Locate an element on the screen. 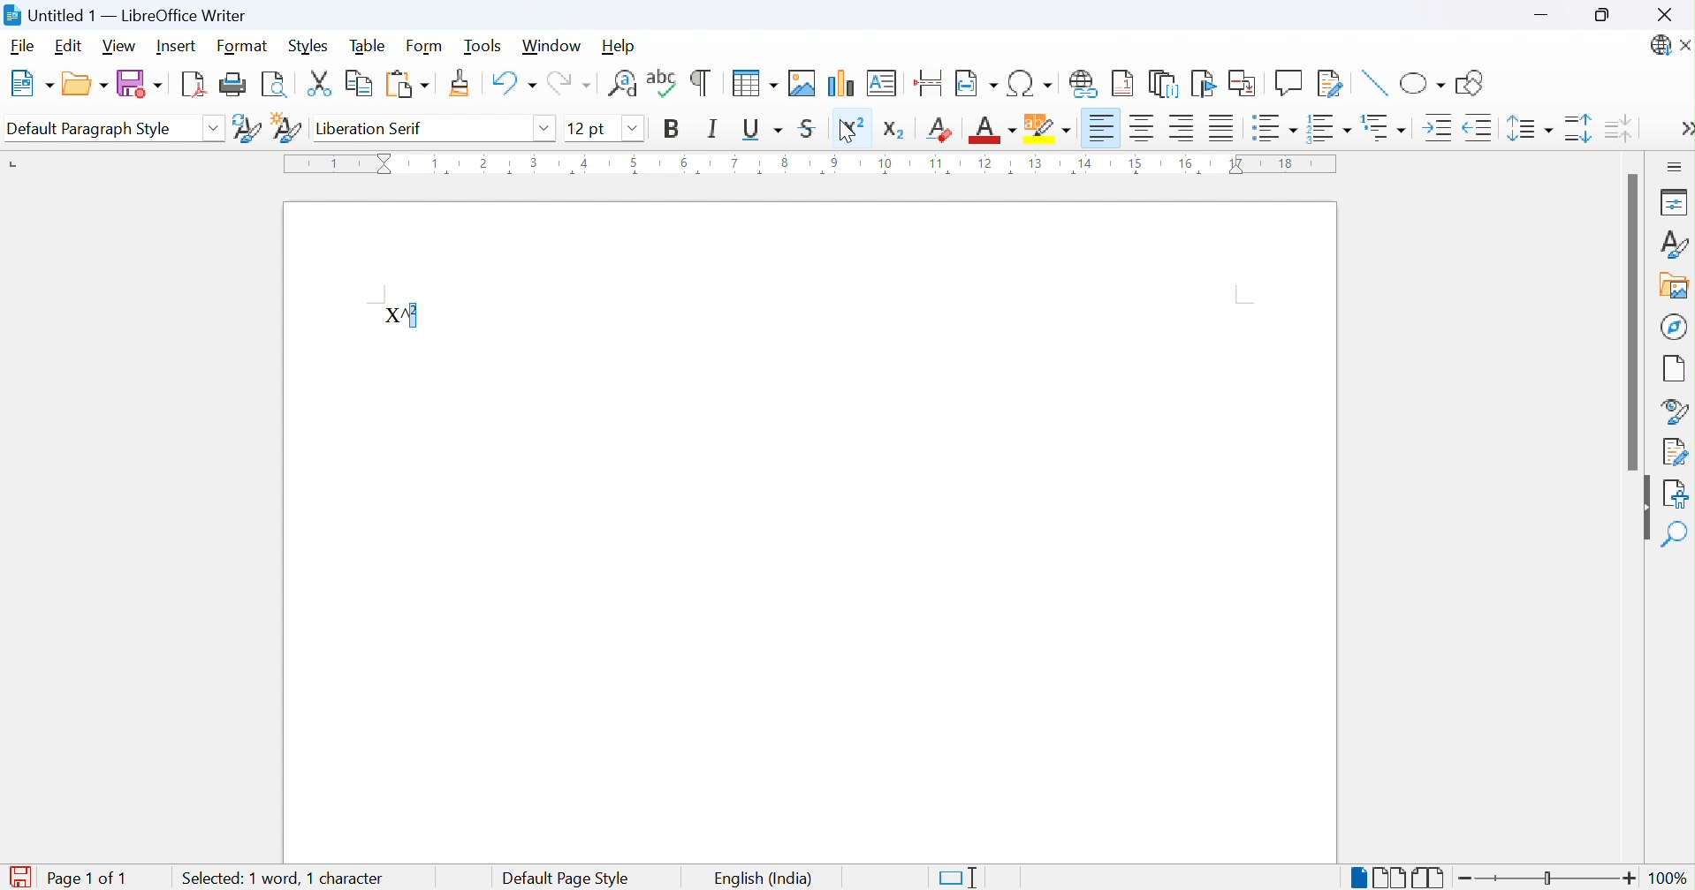 The image size is (1695, 890). New is located at coordinates (30, 84).